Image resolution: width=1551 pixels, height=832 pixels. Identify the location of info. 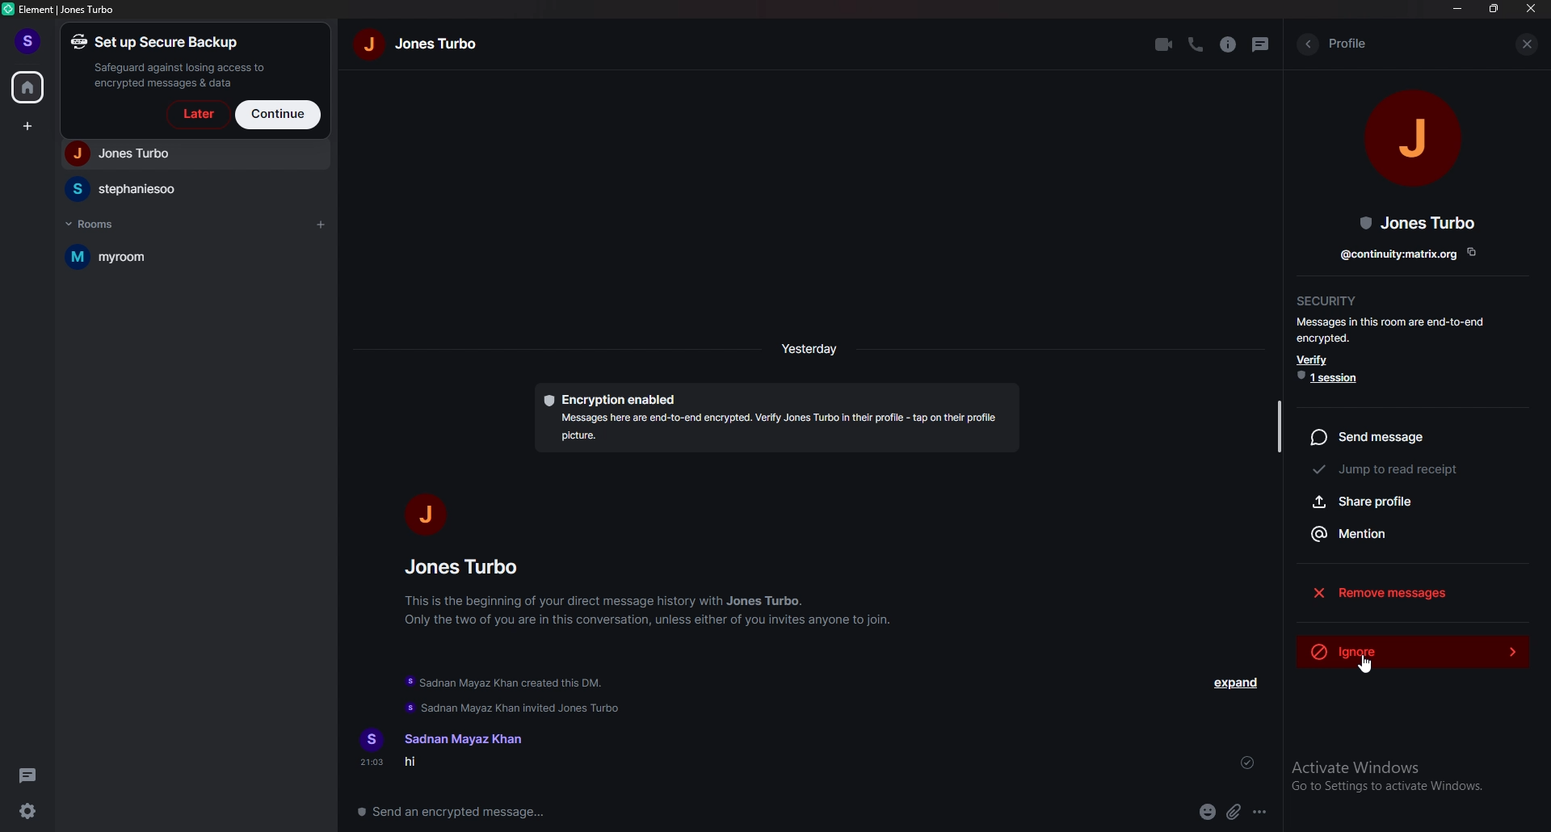
(1395, 330).